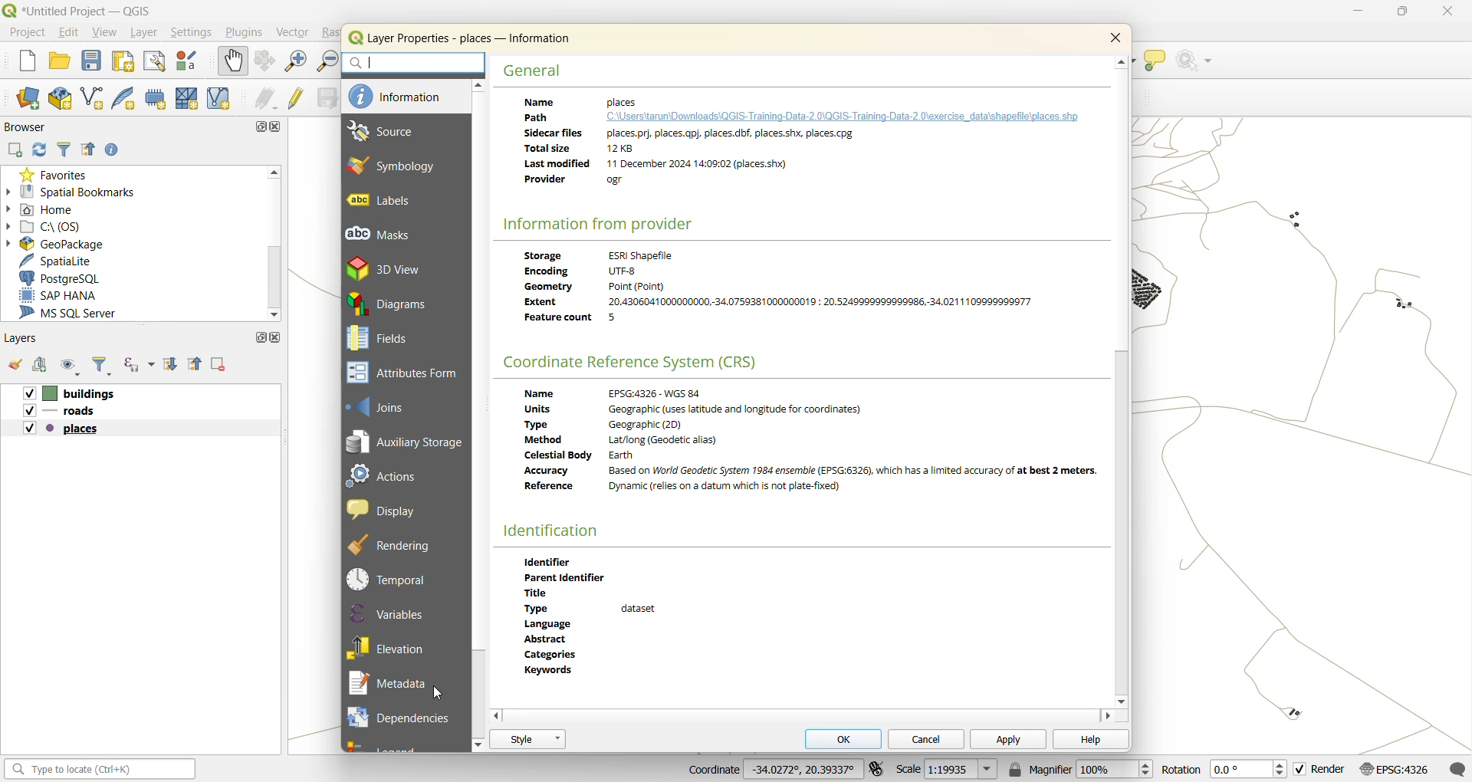  What do you see at coordinates (1002, 738) in the screenshot?
I see `apply` at bounding box center [1002, 738].